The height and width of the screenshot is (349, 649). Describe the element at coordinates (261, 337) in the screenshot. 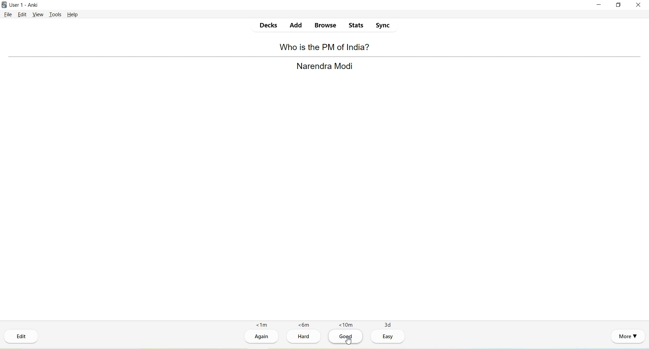

I see `Again` at that location.